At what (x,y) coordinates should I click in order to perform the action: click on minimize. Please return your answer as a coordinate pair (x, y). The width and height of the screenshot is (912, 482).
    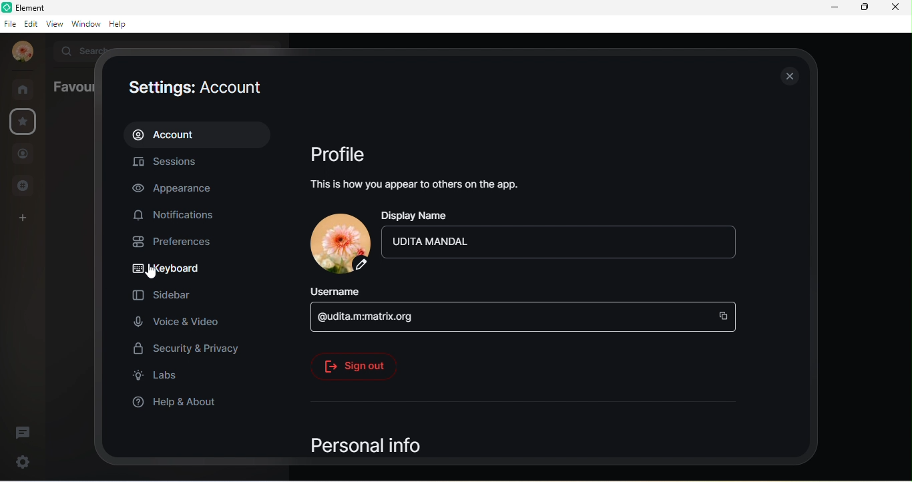
    Looking at the image, I should click on (835, 7).